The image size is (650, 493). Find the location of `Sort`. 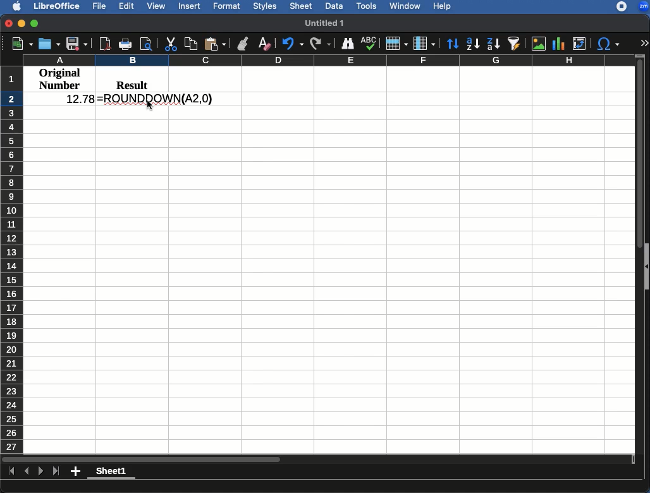

Sort is located at coordinates (451, 44).